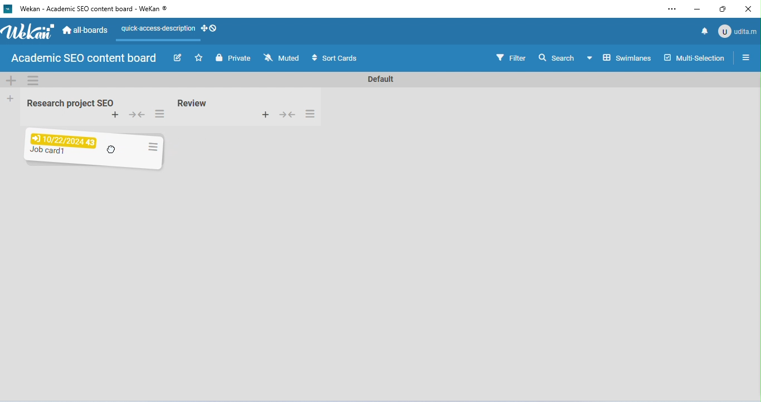 Image resolution: width=761 pixels, height=402 pixels. I want to click on filter, so click(510, 57).